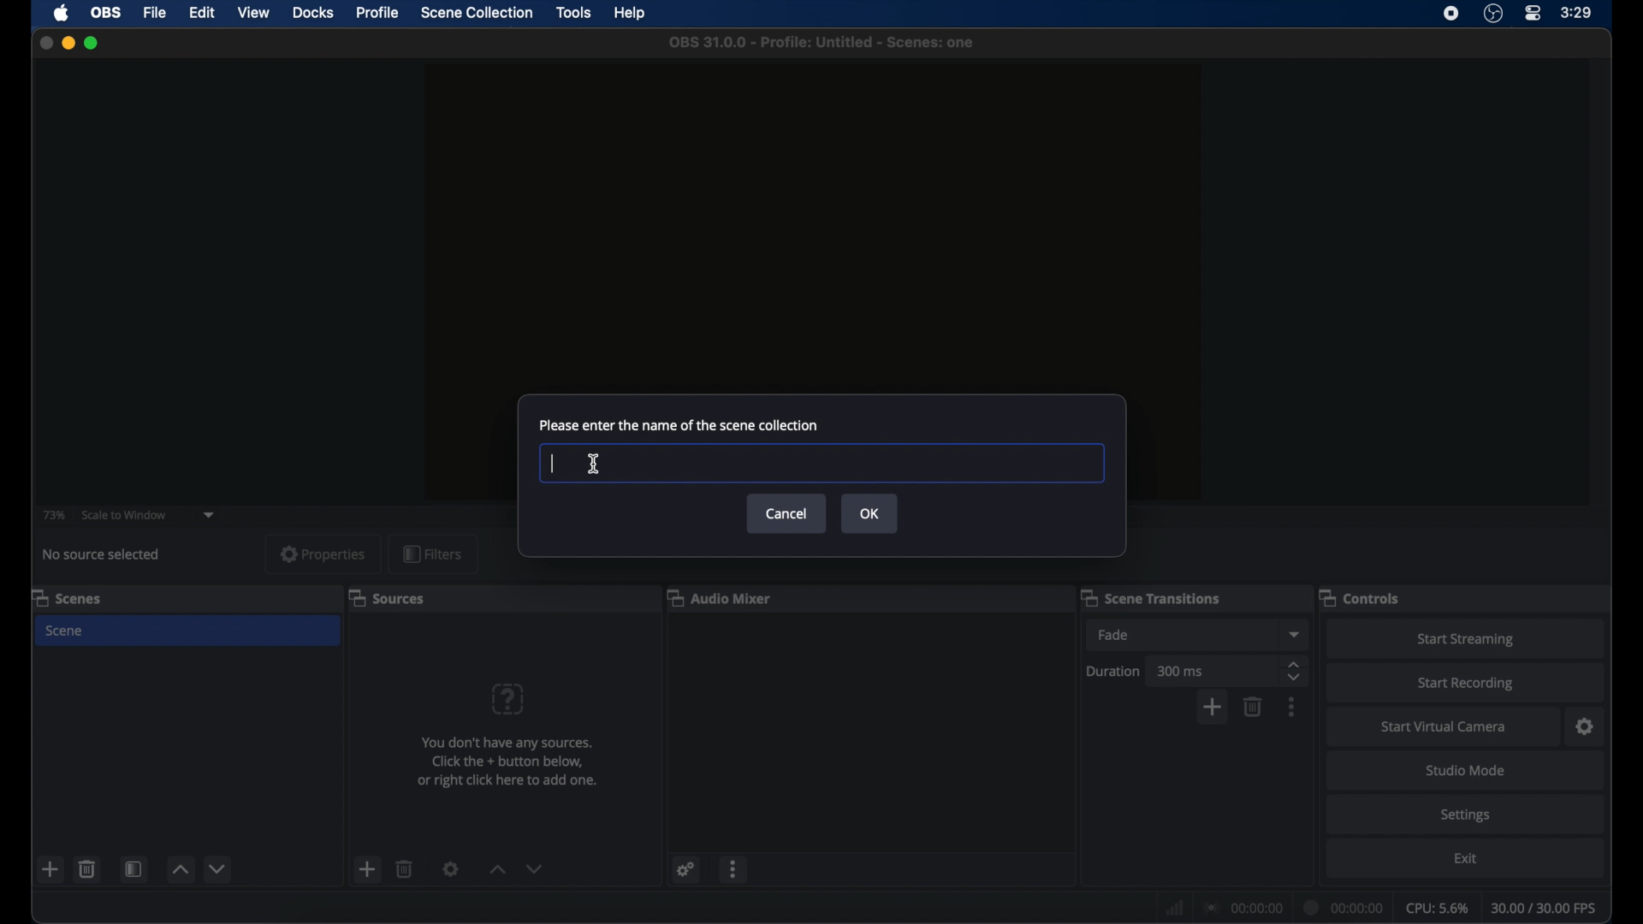 The height and width of the screenshot is (924, 1643). I want to click on maximize, so click(92, 43).